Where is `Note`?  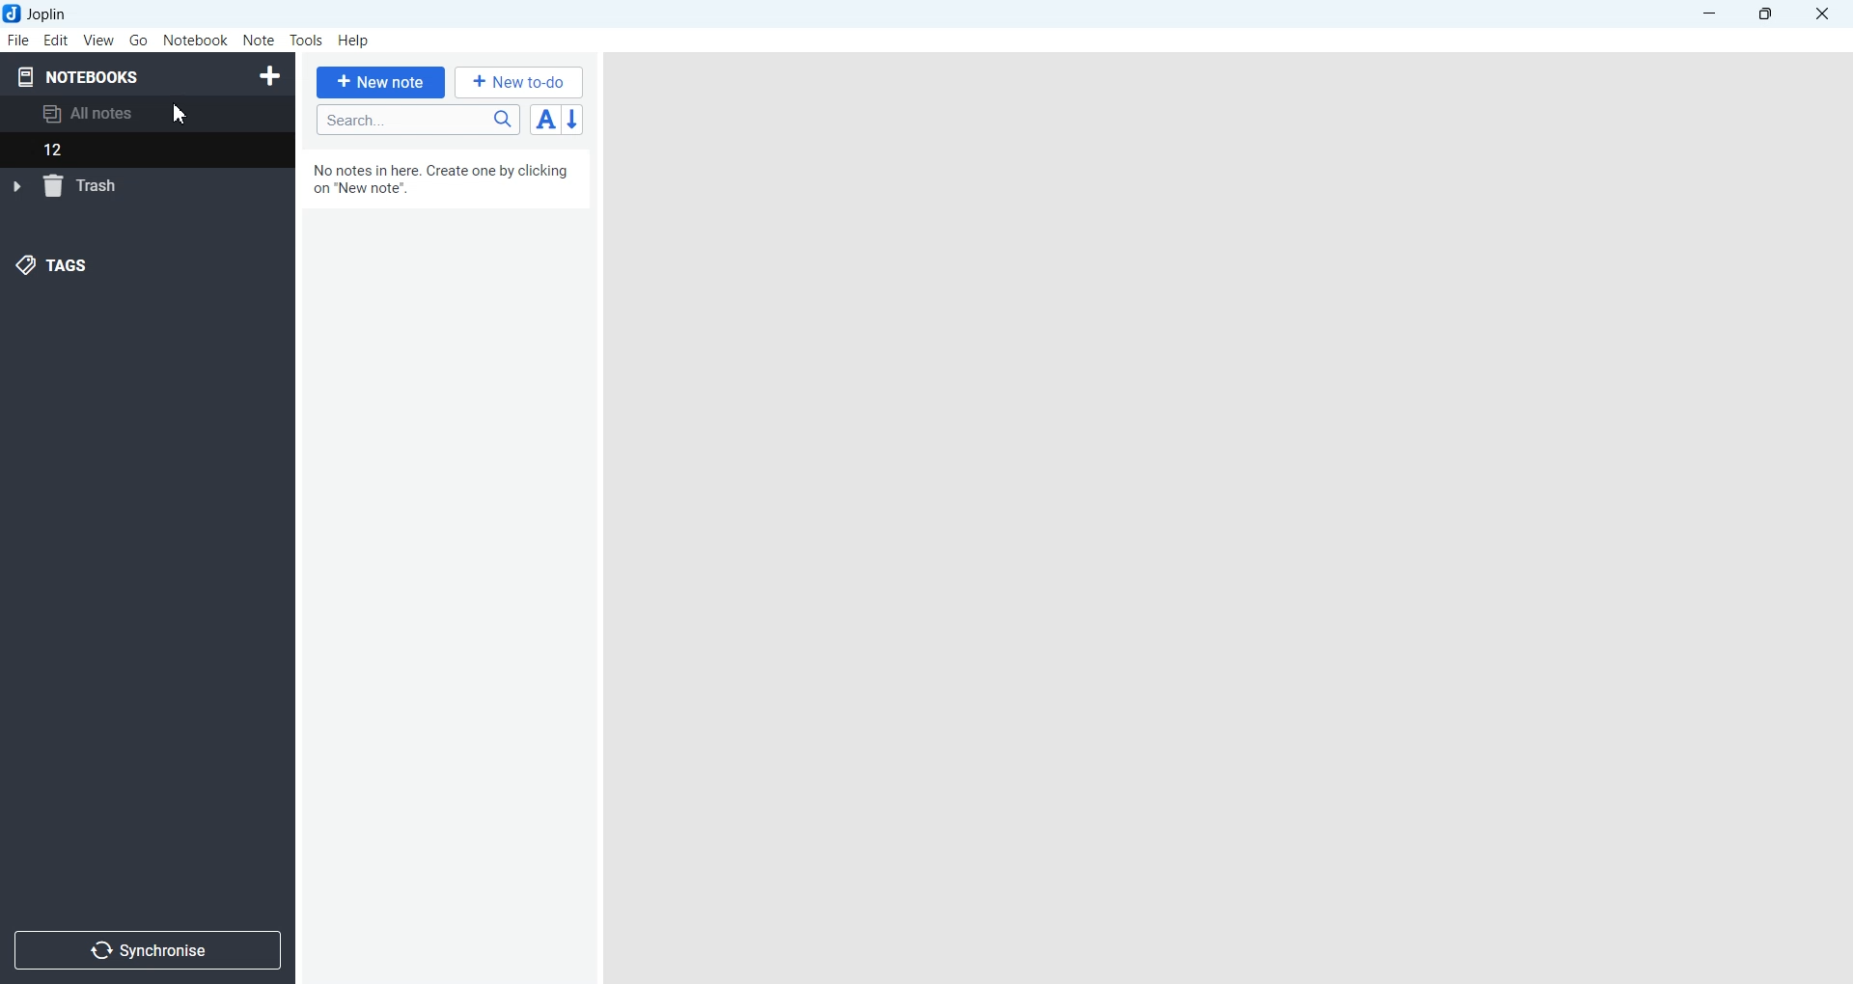 Note is located at coordinates (258, 41).